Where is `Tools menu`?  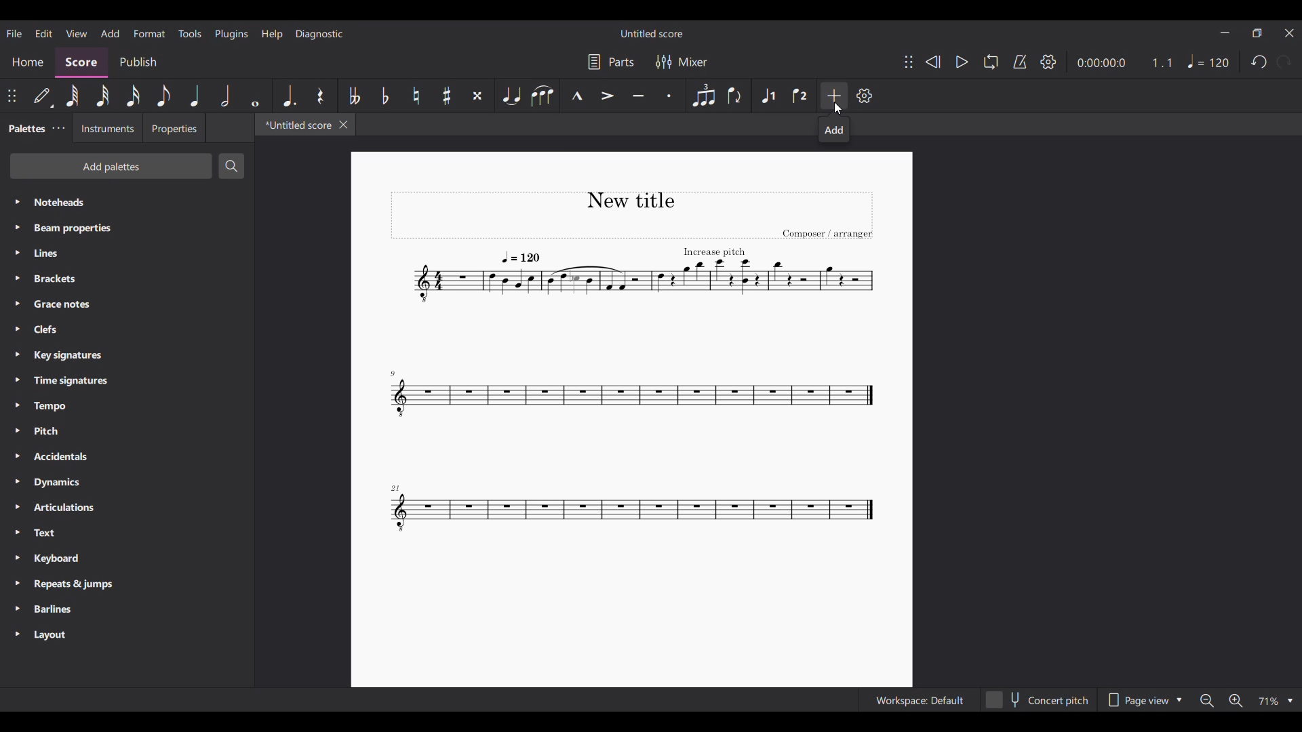 Tools menu is located at coordinates (190, 33).